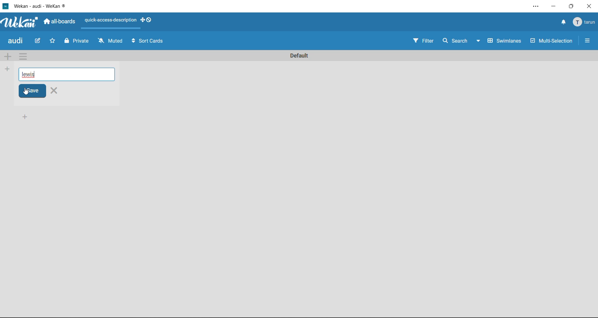 The image size is (598, 318). Describe the element at coordinates (18, 22) in the screenshot. I see `Wekan` at that location.